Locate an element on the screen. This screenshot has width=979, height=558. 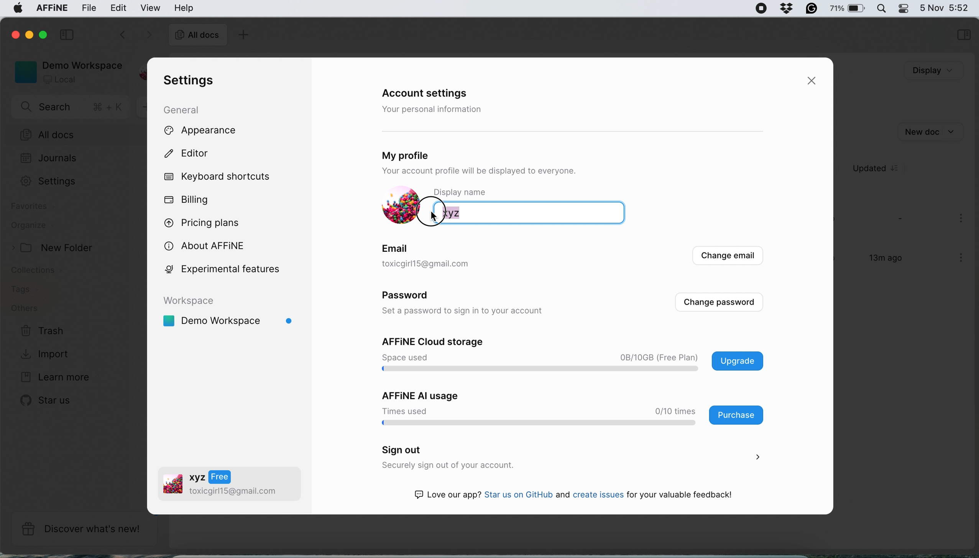
control center is located at coordinates (903, 8).